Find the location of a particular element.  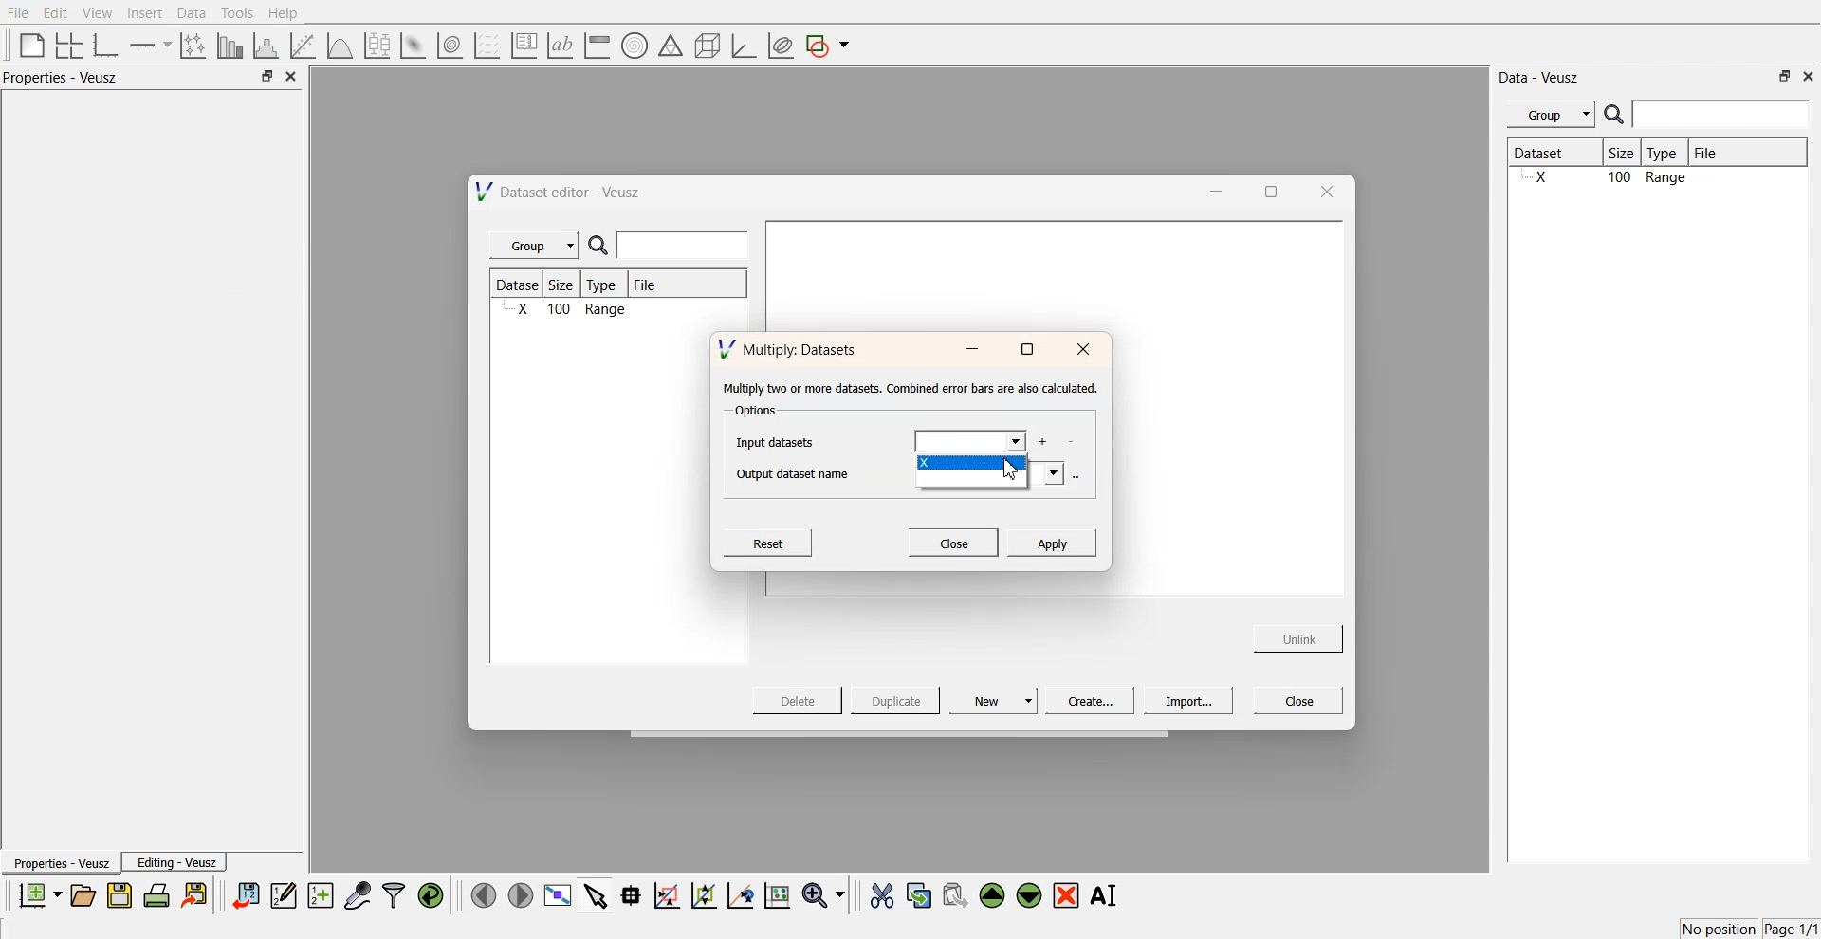

Close is located at coordinates (1299, 699).